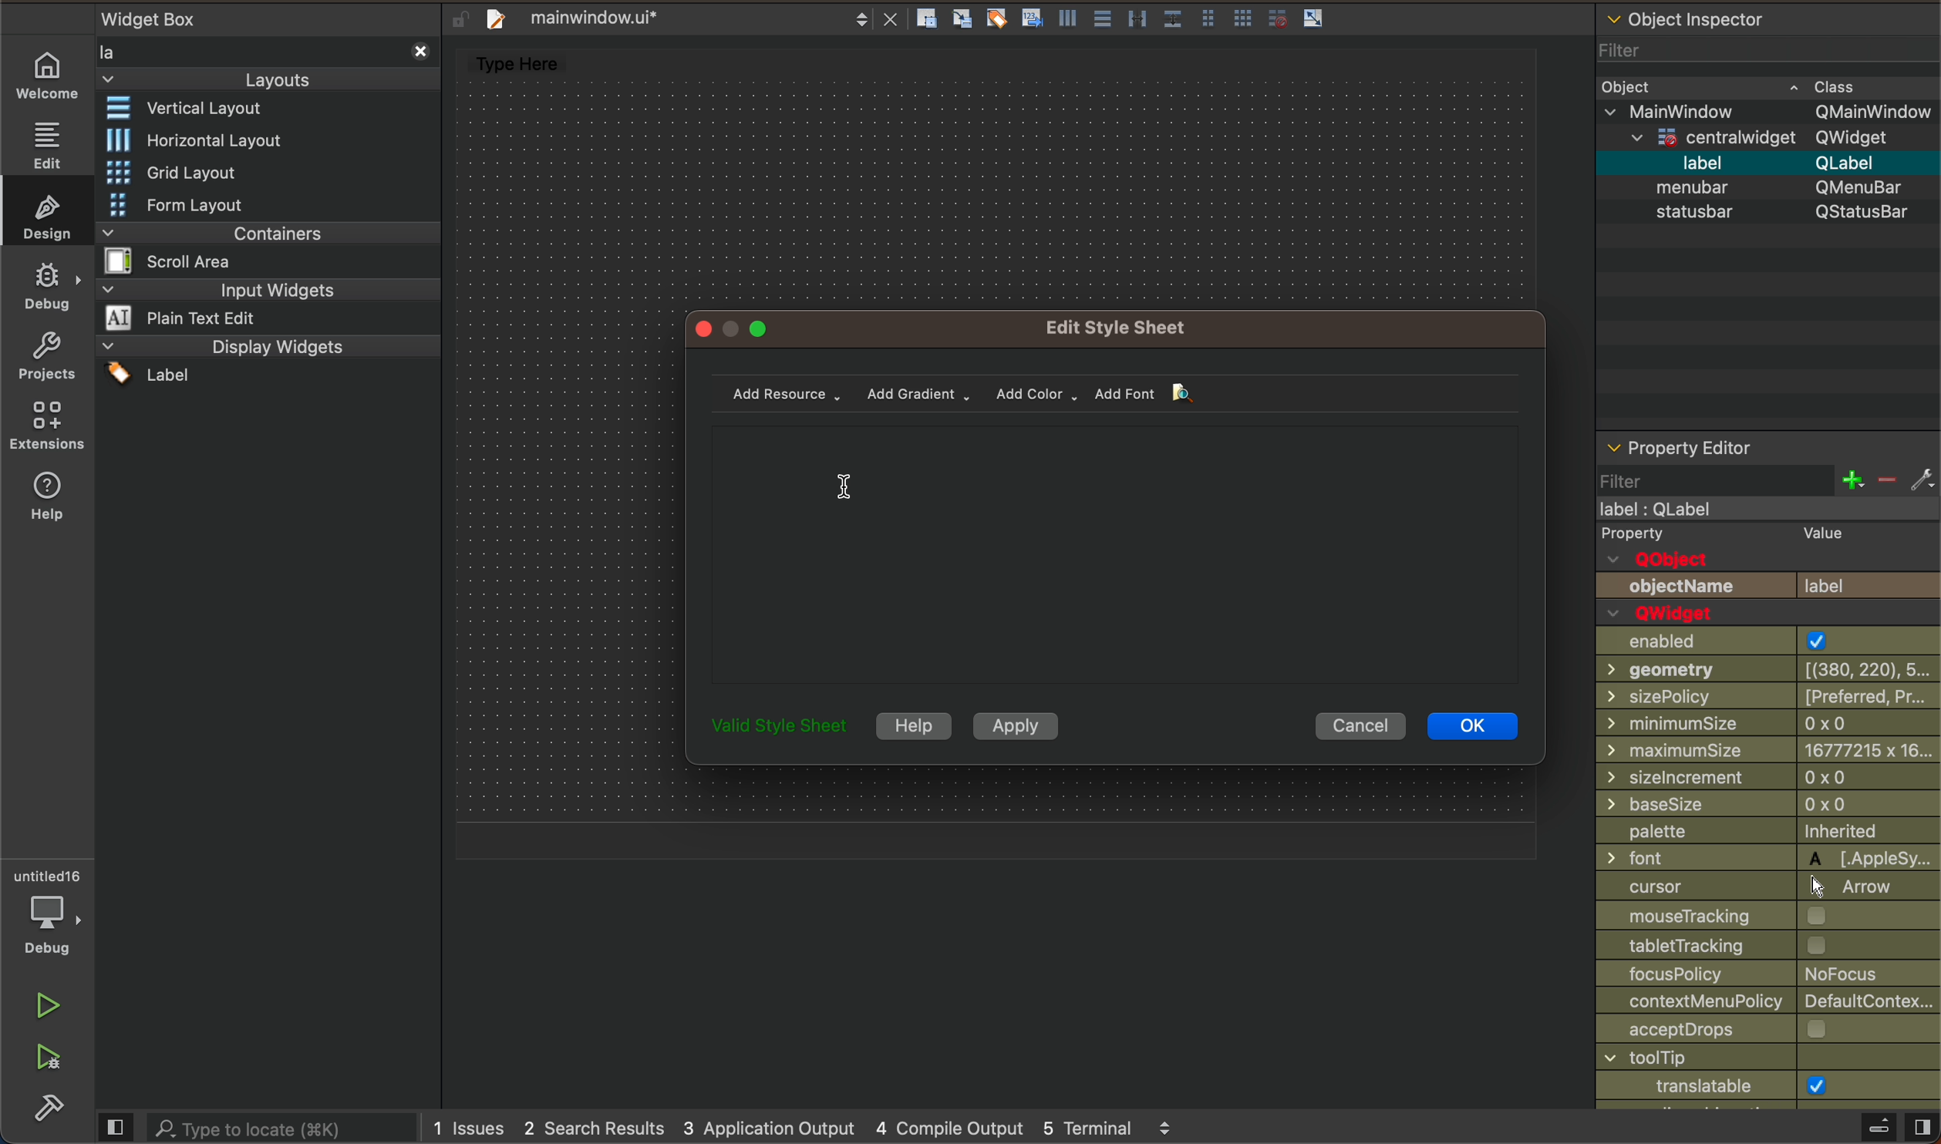 Image resolution: width=1941 pixels, height=1144 pixels. Describe the element at coordinates (1767, 585) in the screenshot. I see `object name` at that location.